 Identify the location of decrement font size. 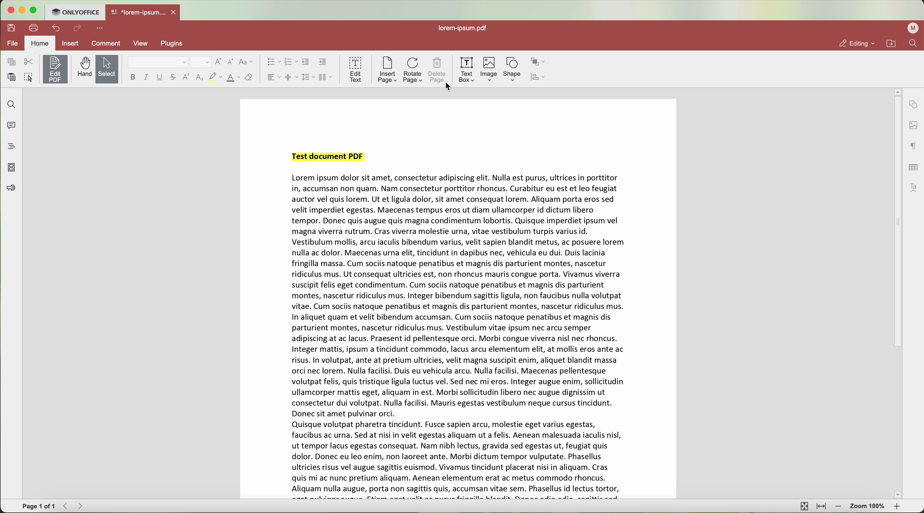
(231, 62).